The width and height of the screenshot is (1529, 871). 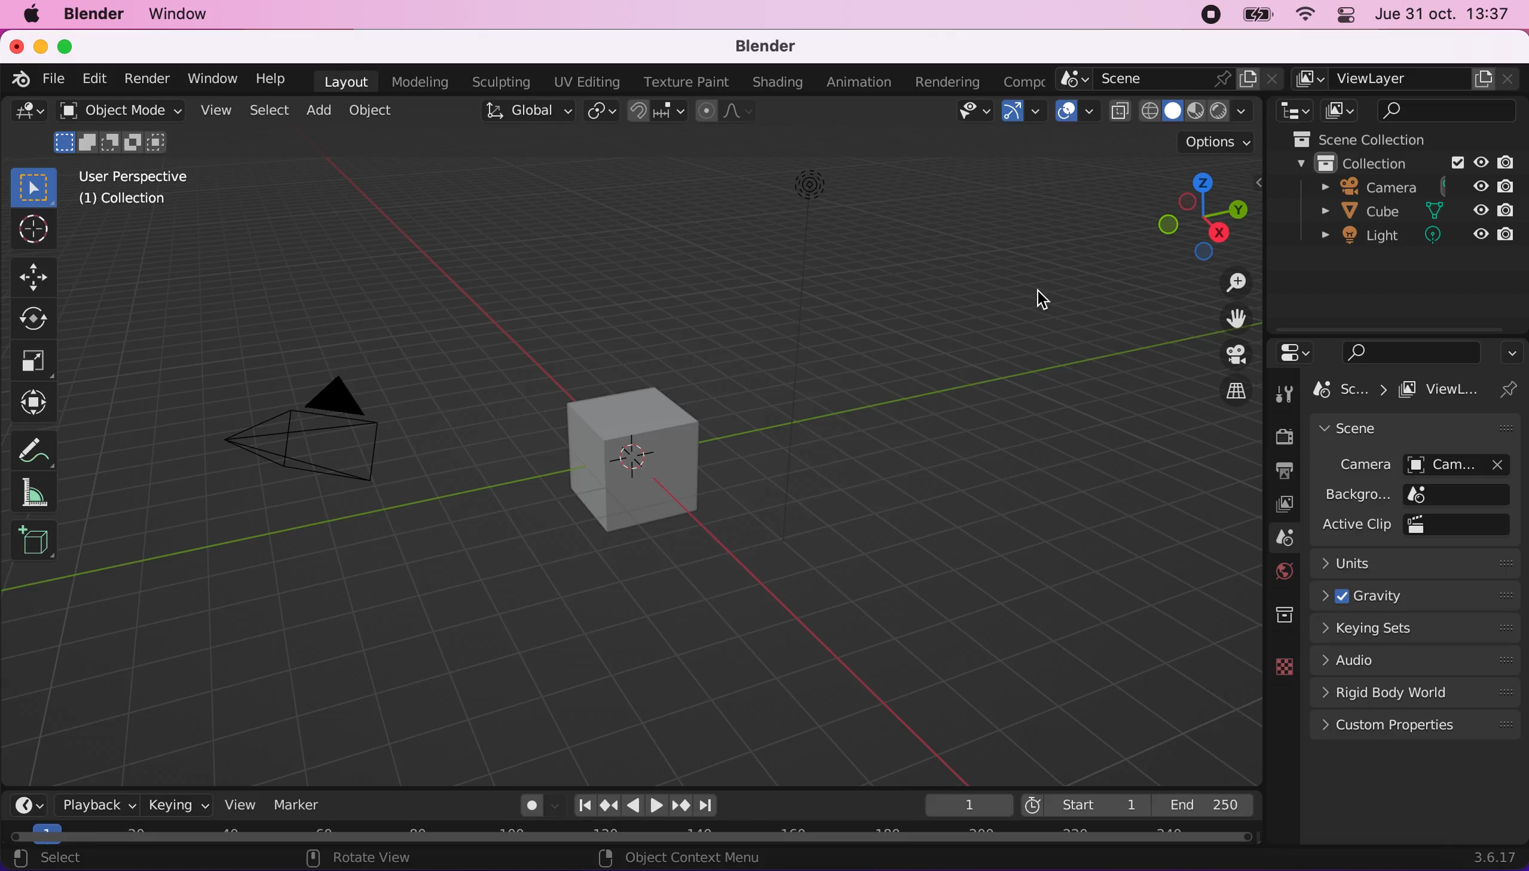 I want to click on sculpting, so click(x=501, y=81).